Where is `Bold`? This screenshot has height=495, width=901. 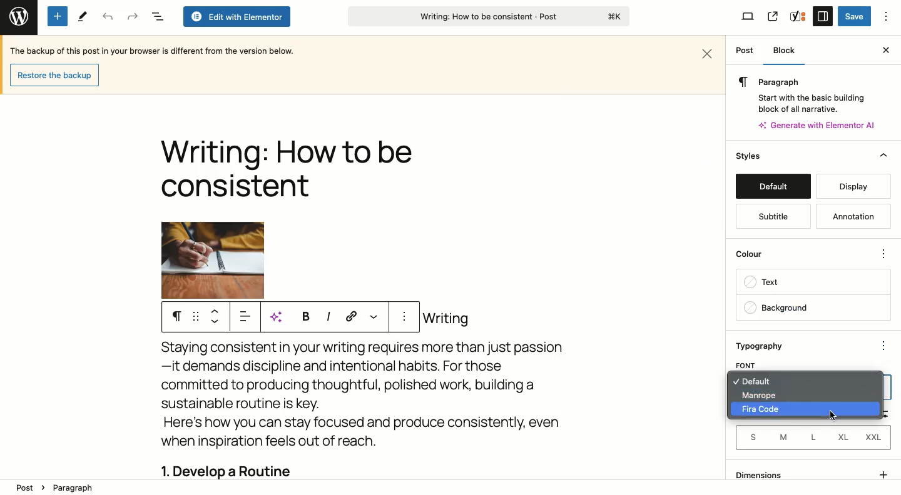 Bold is located at coordinates (304, 316).